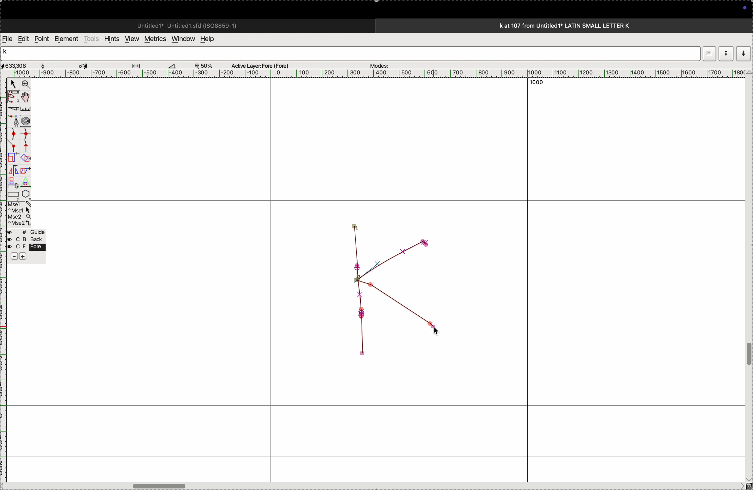 This screenshot has width=753, height=490. What do you see at coordinates (264, 65) in the screenshot?
I see `active kayer` at bounding box center [264, 65].